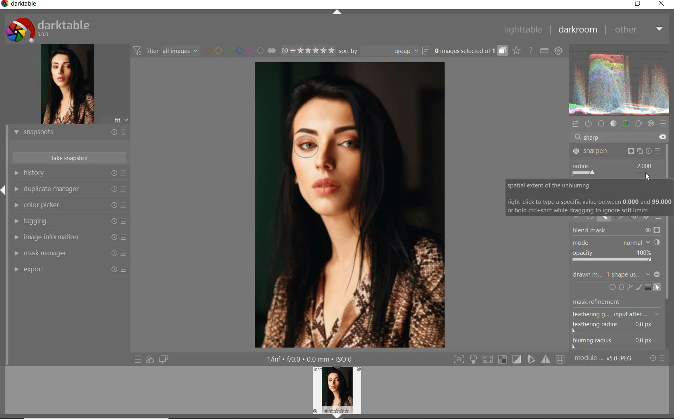 The image size is (674, 419). I want to click on restore, so click(638, 5).